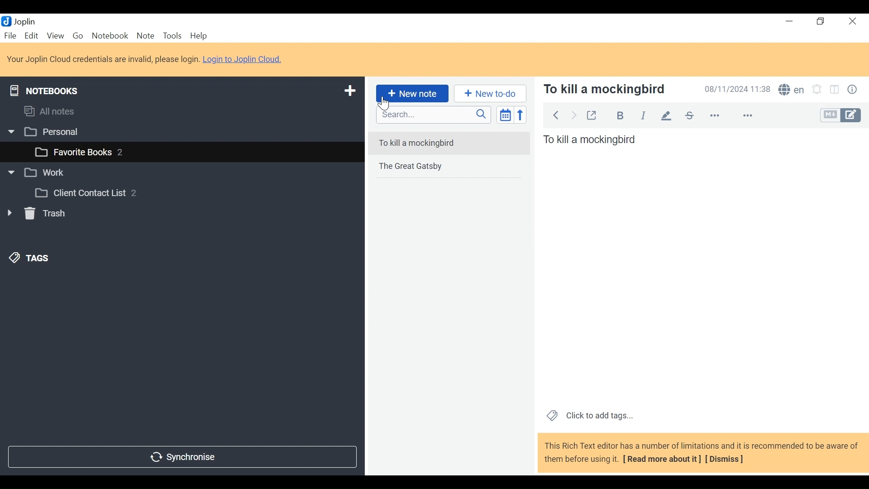 The image size is (869, 489). I want to click on Back, so click(575, 115).